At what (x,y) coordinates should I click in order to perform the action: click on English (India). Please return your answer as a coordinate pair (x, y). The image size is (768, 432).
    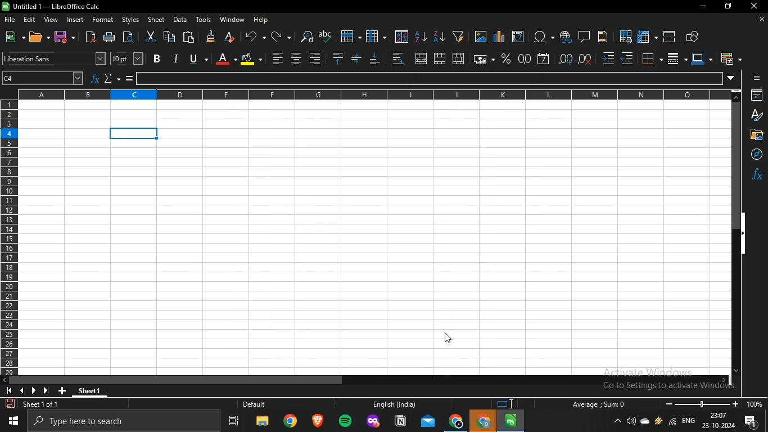
    Looking at the image, I should click on (394, 404).